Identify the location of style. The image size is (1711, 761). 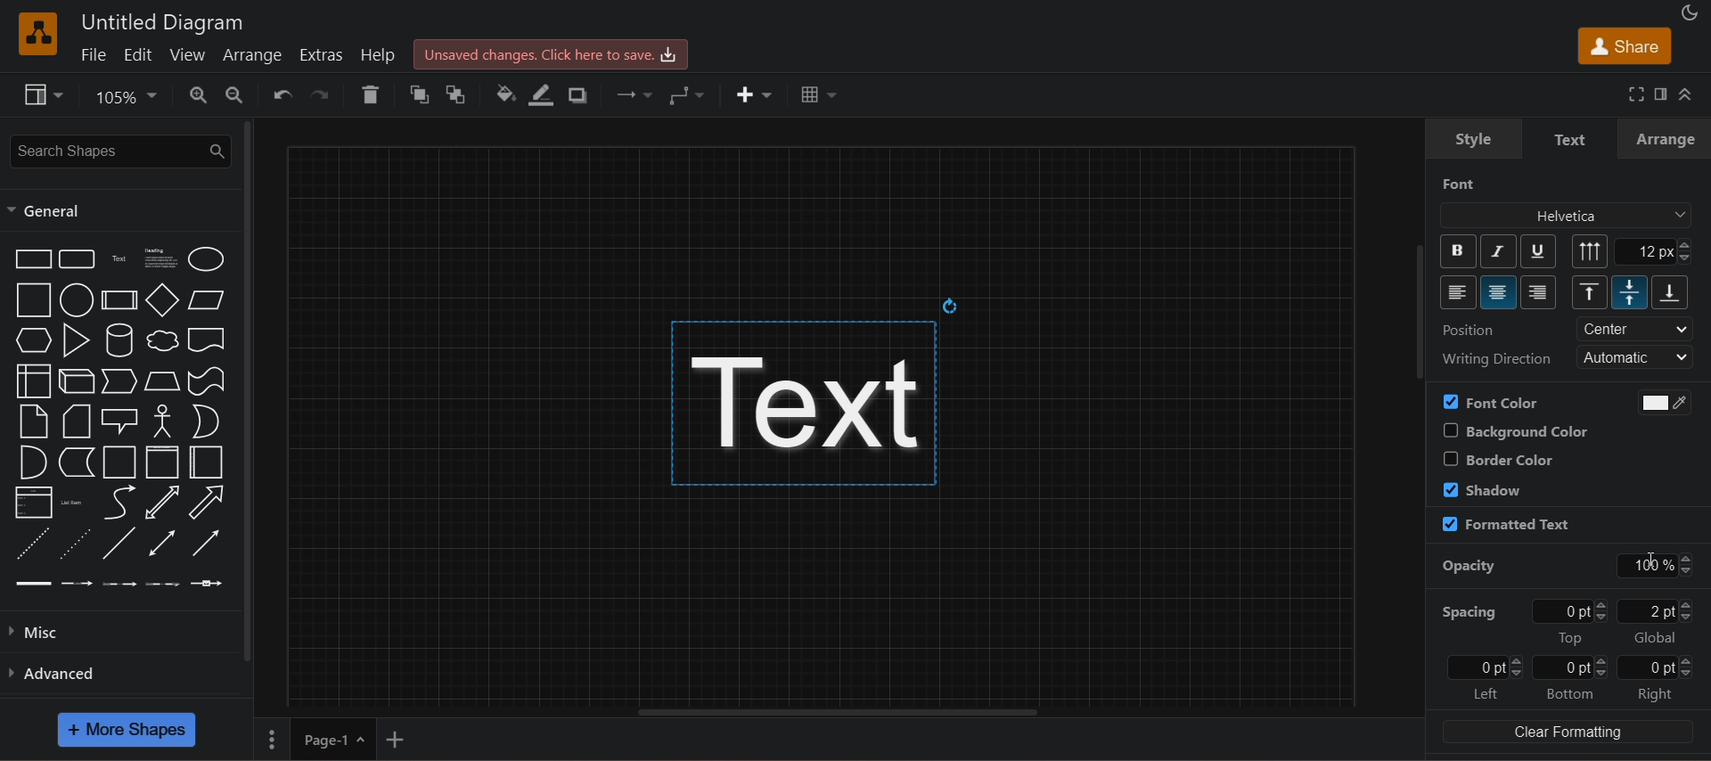
(1473, 139).